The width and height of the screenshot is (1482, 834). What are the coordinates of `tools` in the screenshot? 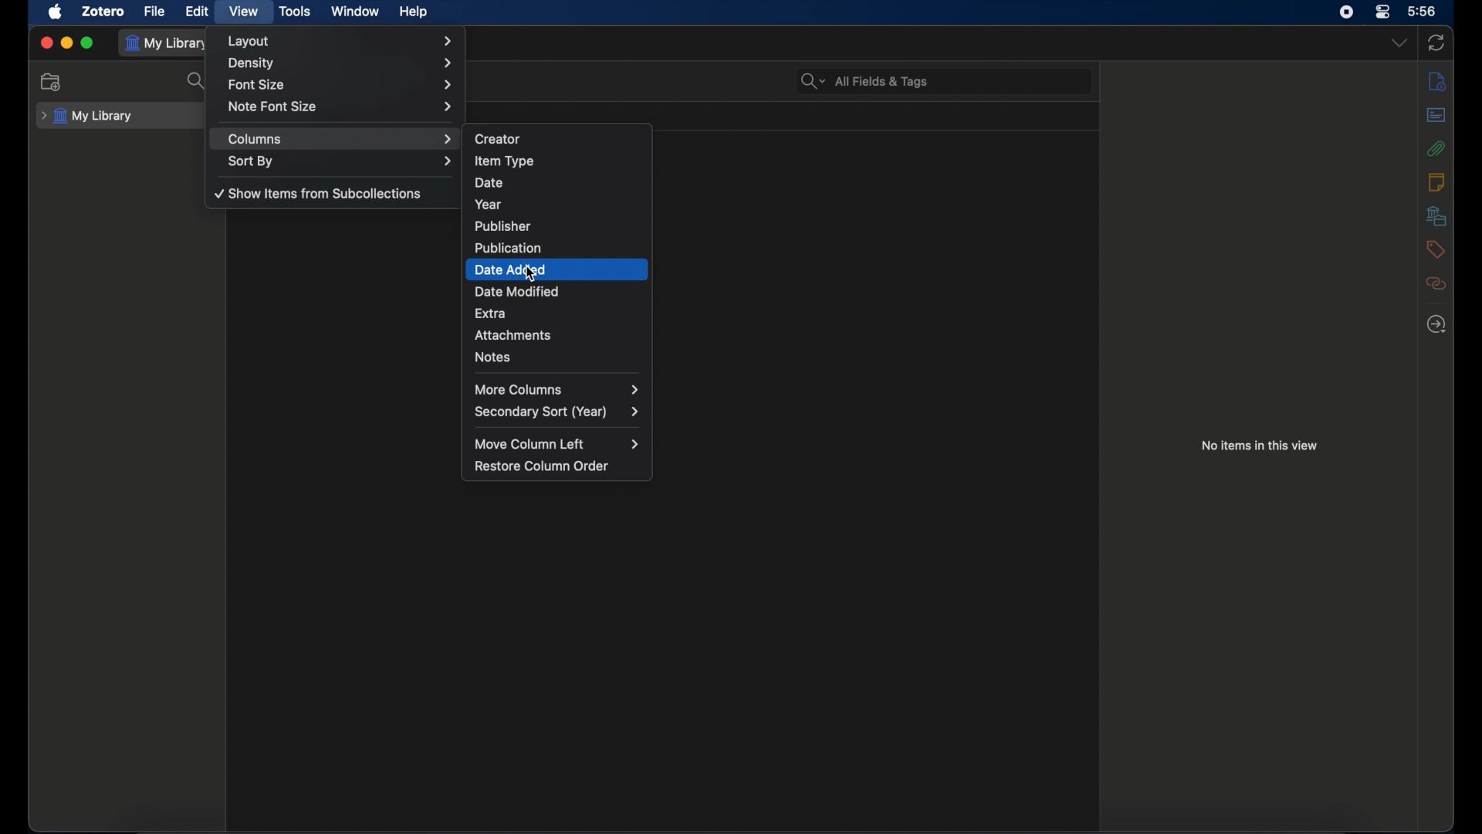 It's located at (295, 11).